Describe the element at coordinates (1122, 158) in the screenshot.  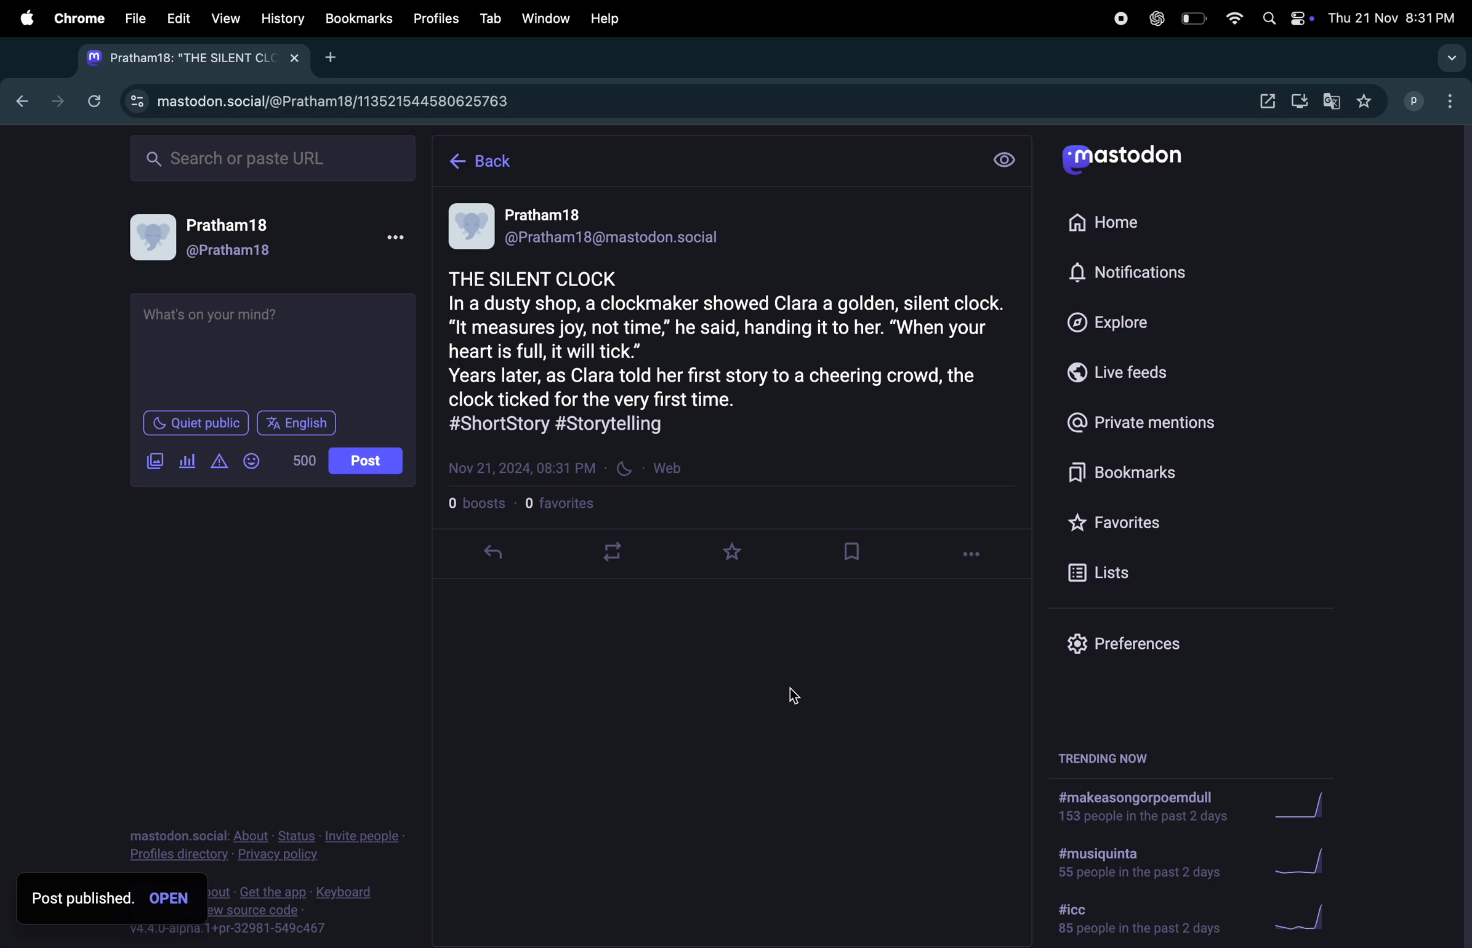
I see `mastadon` at that location.